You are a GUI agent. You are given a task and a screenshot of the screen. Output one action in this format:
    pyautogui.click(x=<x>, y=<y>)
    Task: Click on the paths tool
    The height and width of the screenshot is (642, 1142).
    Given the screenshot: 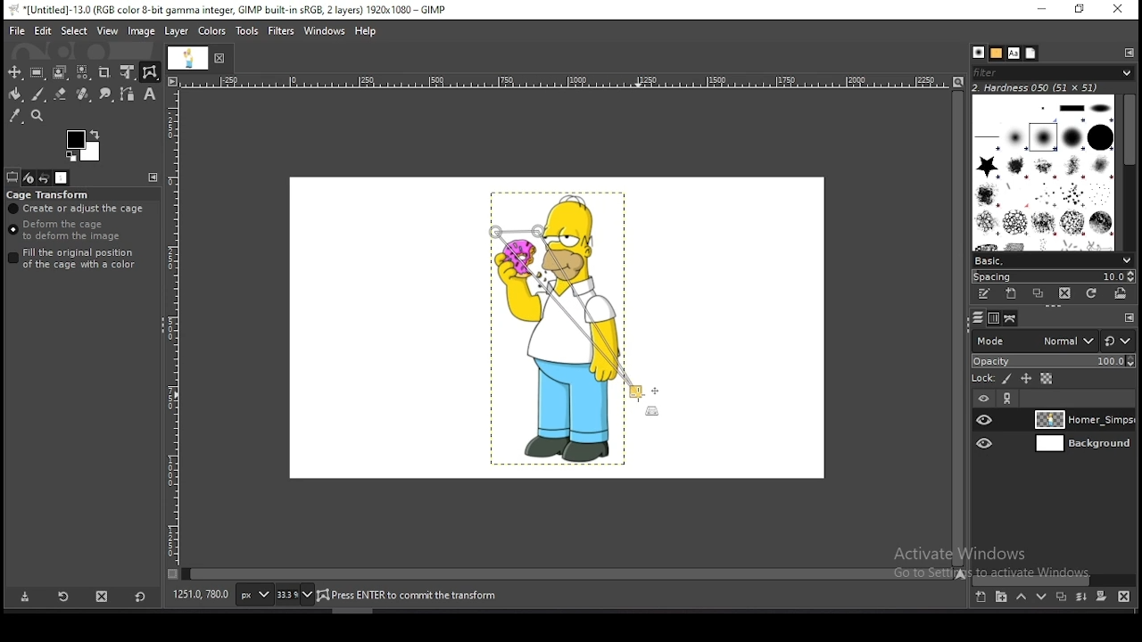 What is the action you would take?
    pyautogui.click(x=127, y=94)
    